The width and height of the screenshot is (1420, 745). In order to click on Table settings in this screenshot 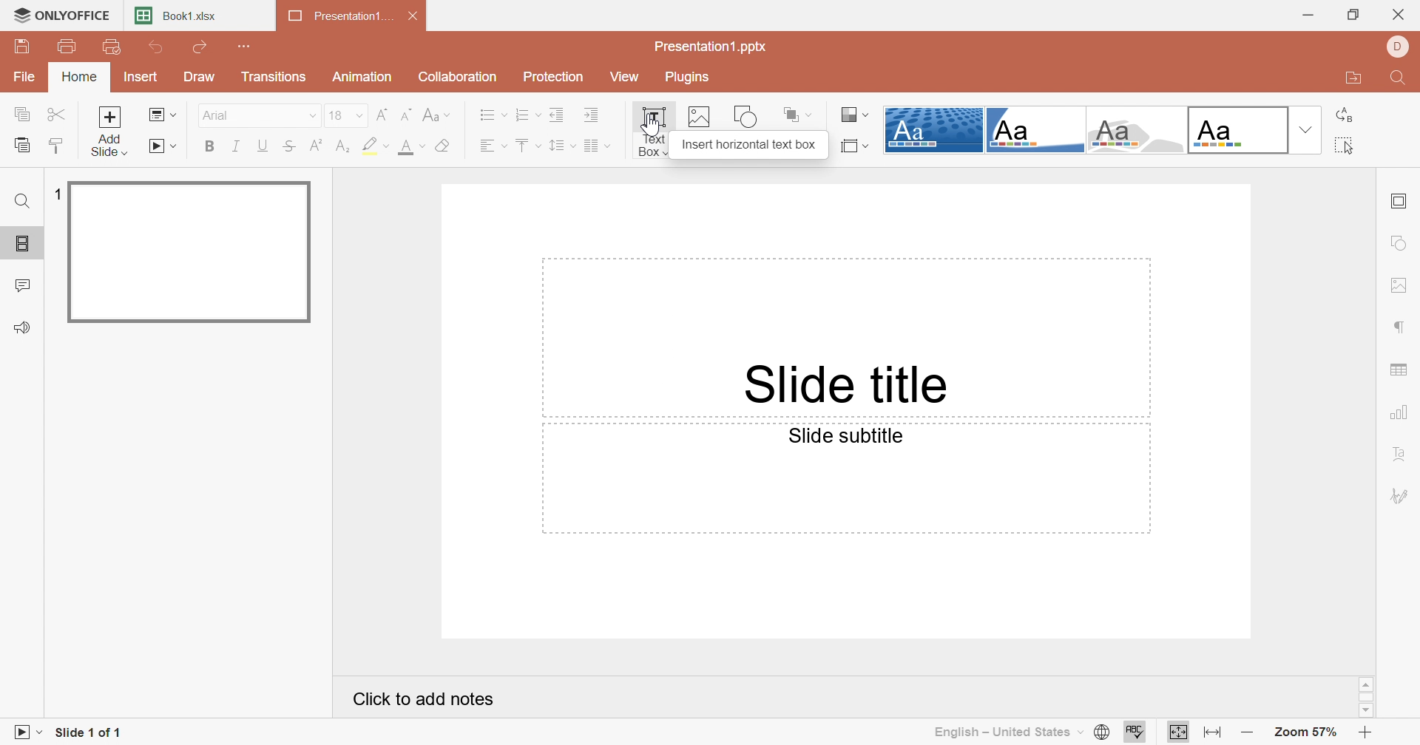, I will do `click(1401, 370)`.